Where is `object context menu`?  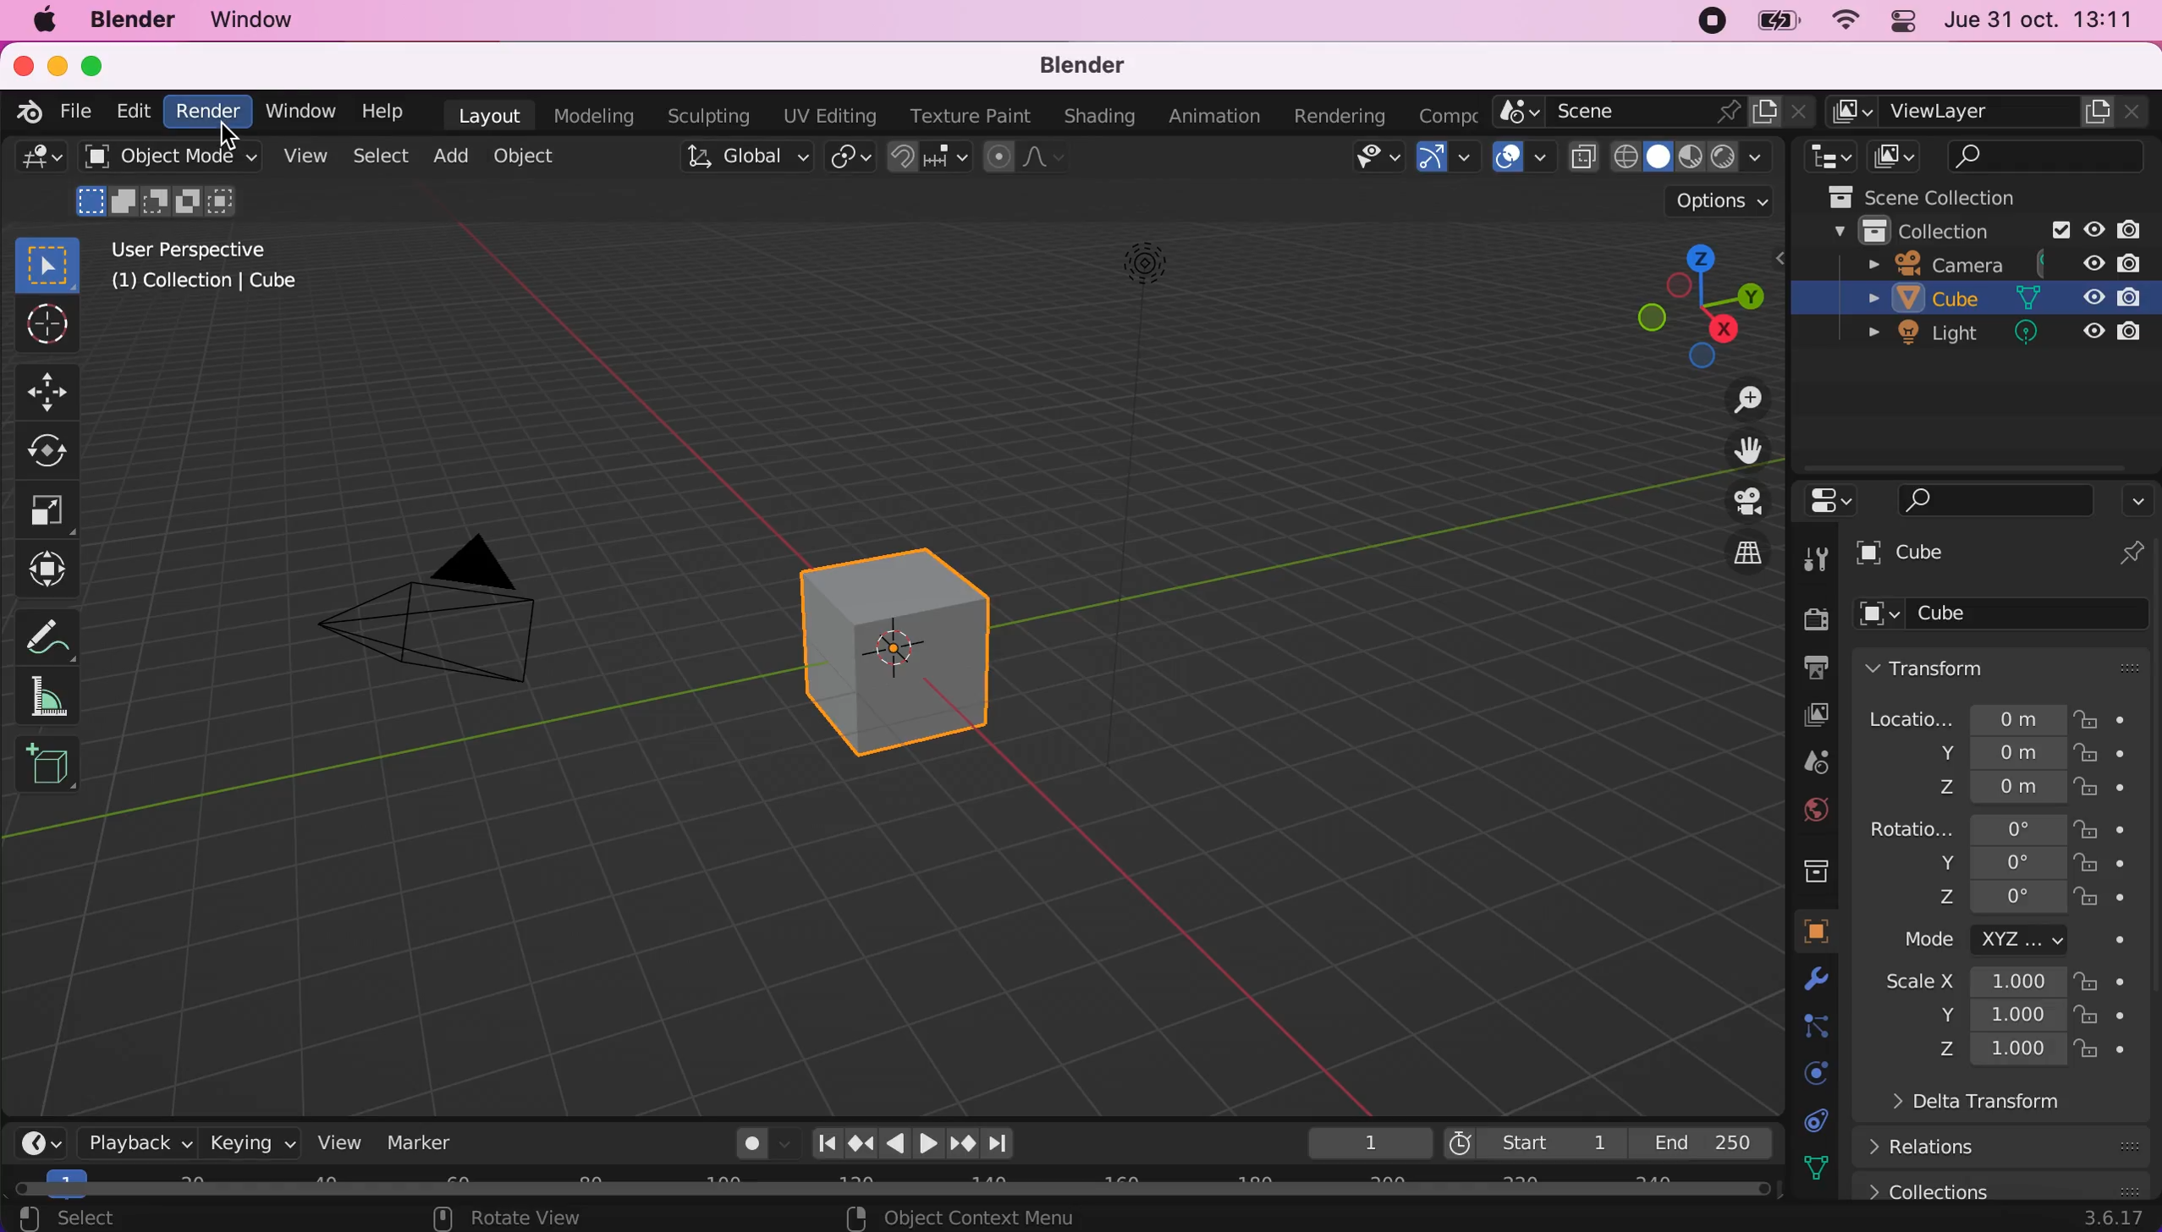 object context menu is located at coordinates (965, 1218).